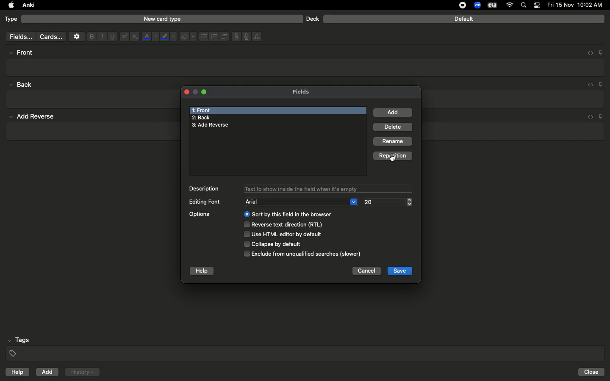 The width and height of the screenshot is (610, 381). I want to click on Fields, so click(306, 91).